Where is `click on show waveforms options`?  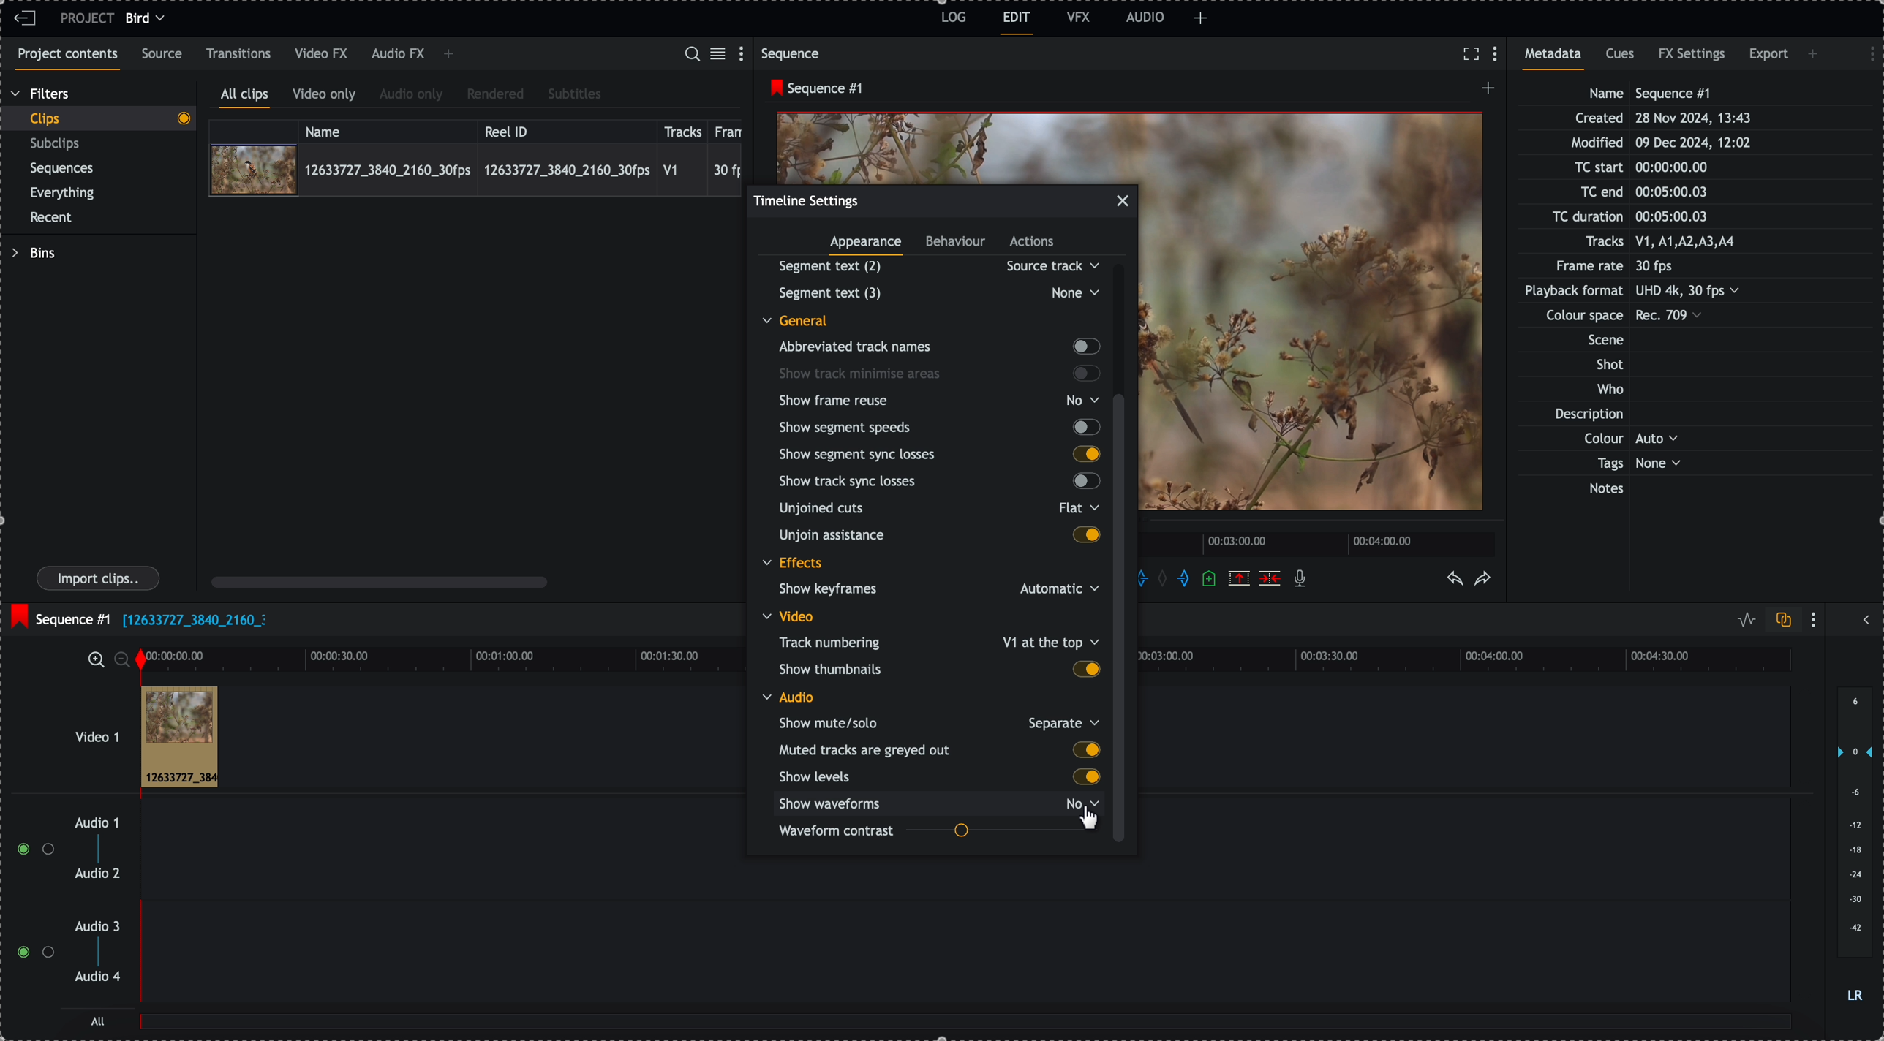 click on show waveforms options is located at coordinates (943, 803).